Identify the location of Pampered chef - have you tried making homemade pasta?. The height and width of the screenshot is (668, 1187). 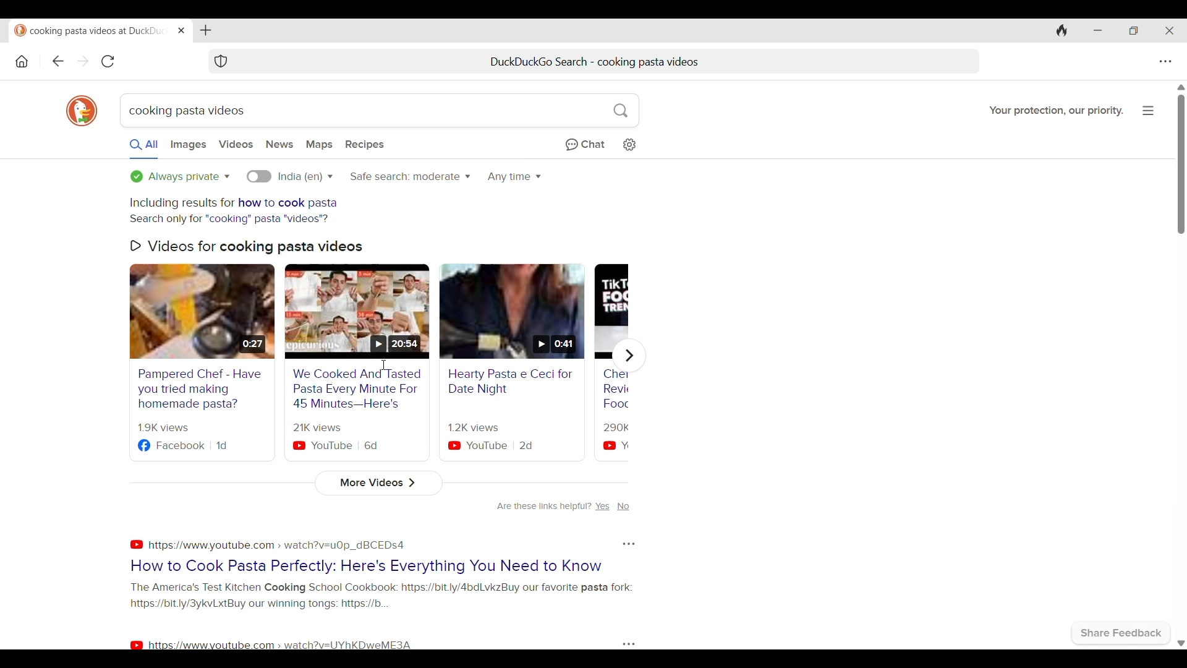
(200, 359).